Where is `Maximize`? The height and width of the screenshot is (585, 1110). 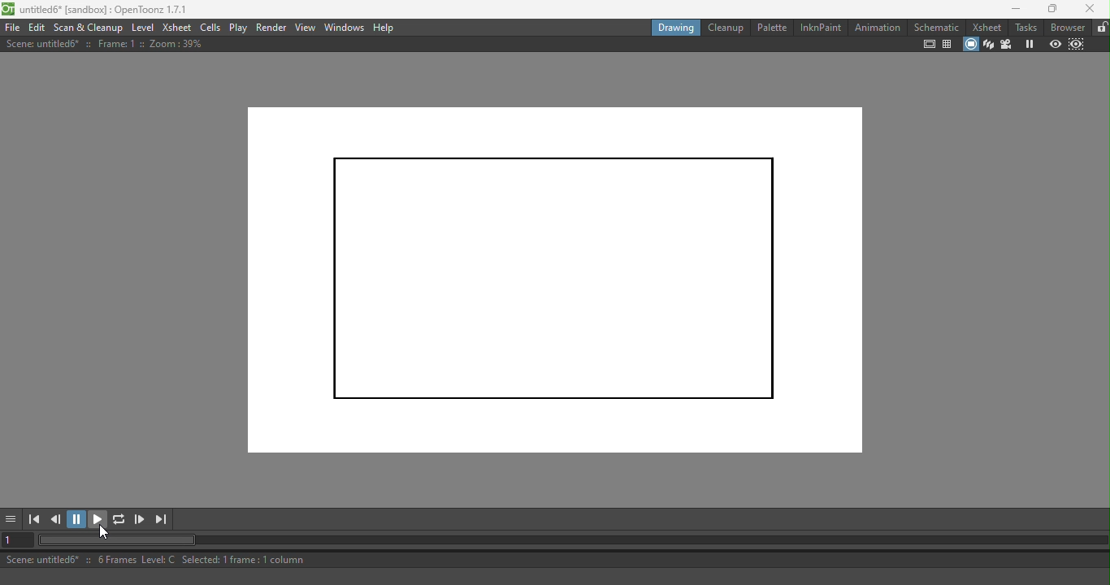 Maximize is located at coordinates (1047, 7).